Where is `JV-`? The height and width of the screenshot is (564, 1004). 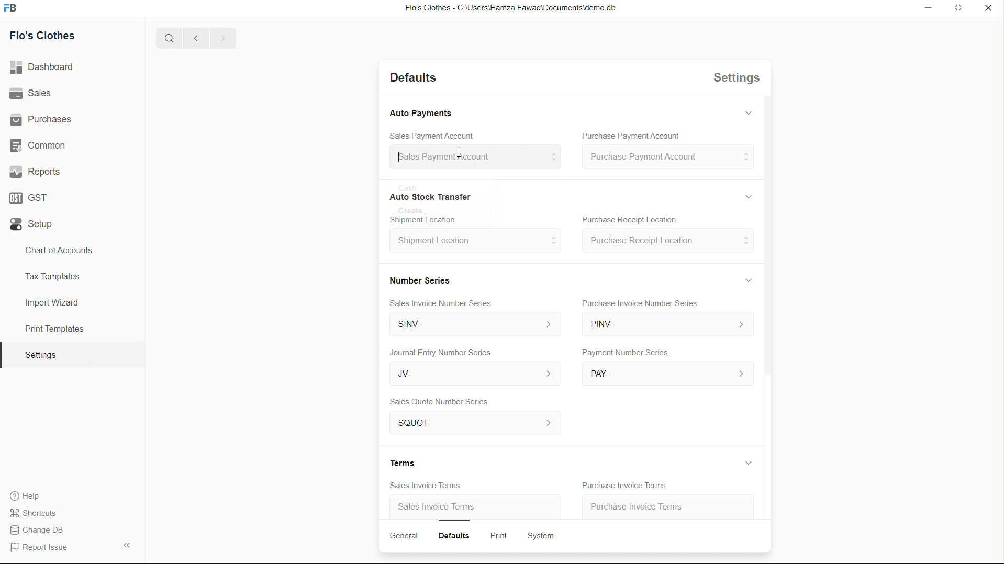 JV- is located at coordinates (470, 373).